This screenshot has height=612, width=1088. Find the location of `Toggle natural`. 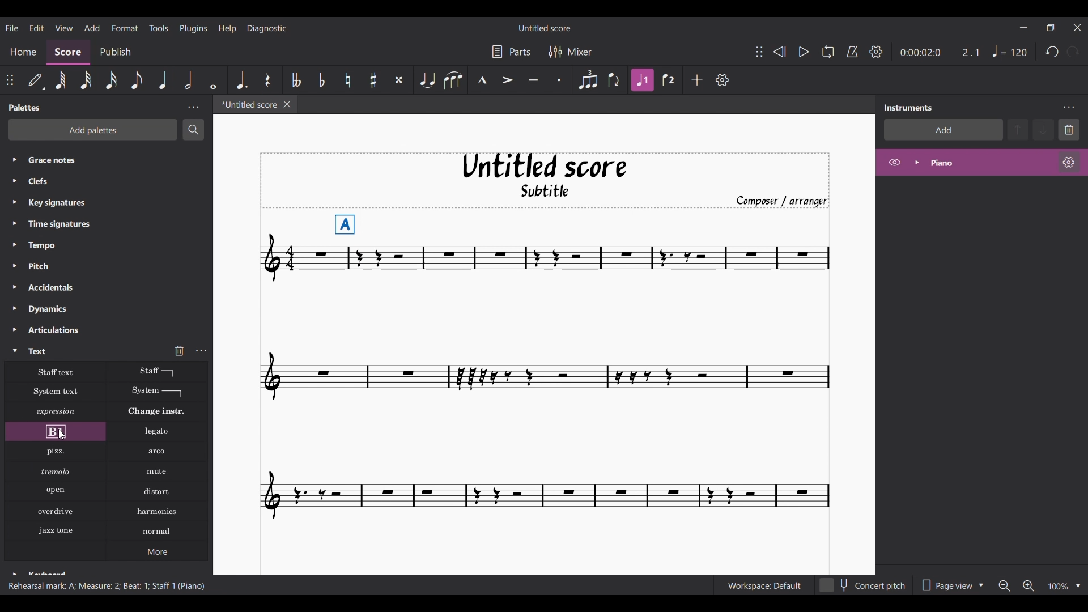

Toggle natural is located at coordinates (348, 80).